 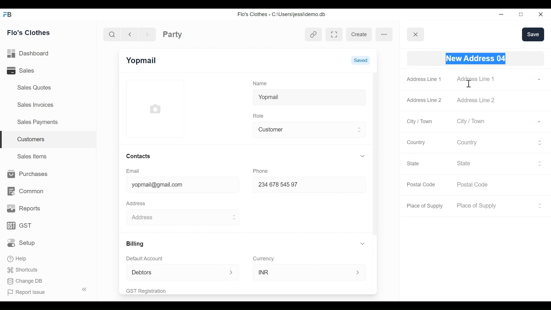 What do you see at coordinates (28, 70) in the screenshot?
I see `Sales` at bounding box center [28, 70].